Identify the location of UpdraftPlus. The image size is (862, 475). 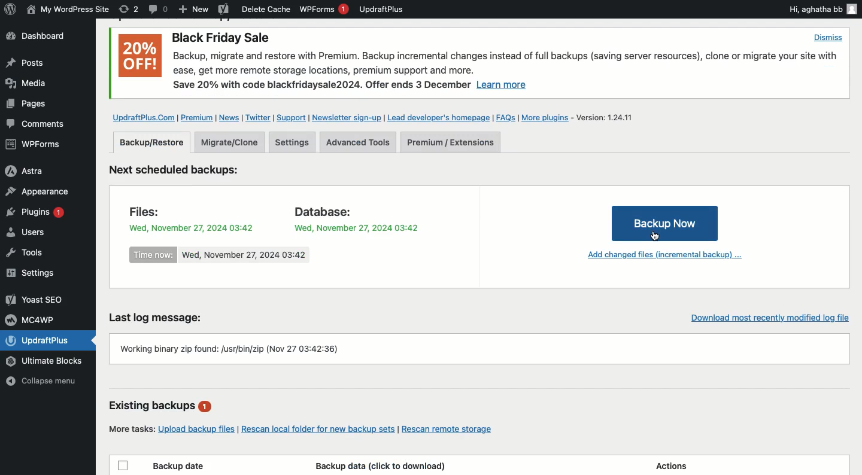
(50, 340).